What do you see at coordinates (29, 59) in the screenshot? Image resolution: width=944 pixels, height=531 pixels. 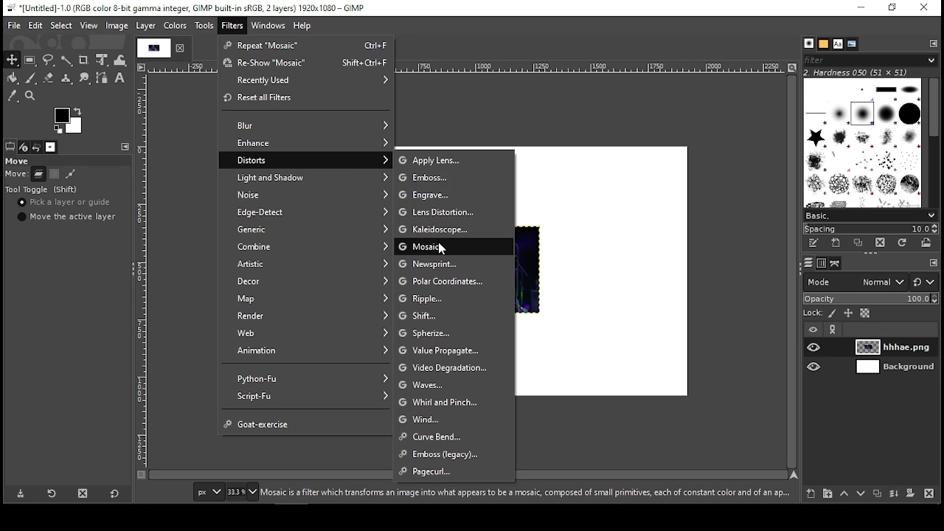 I see `rectangular selection tool` at bounding box center [29, 59].